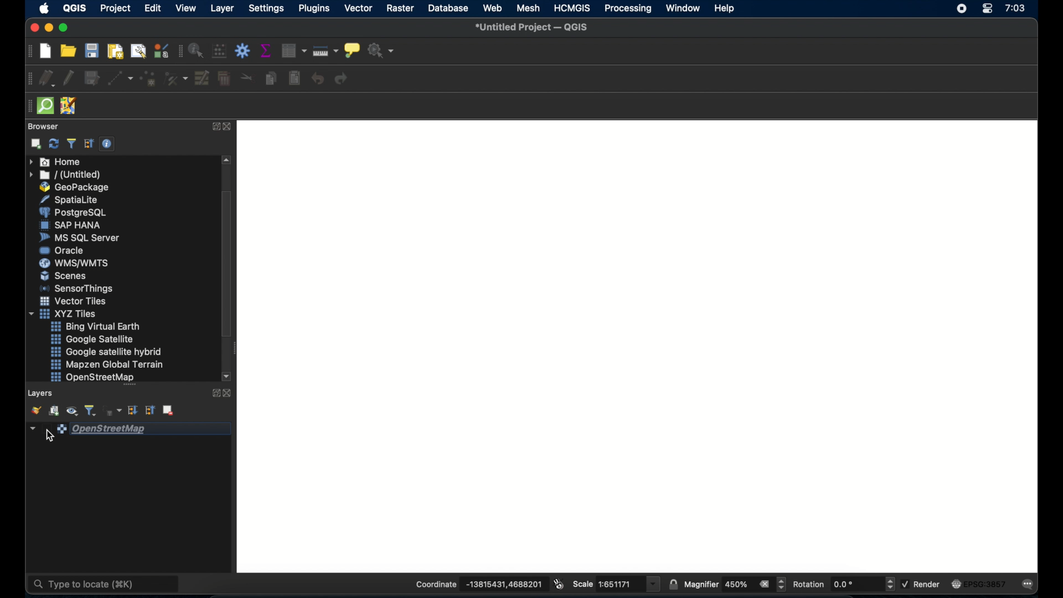 The image size is (1063, 598). I want to click on geopackage, so click(74, 186).